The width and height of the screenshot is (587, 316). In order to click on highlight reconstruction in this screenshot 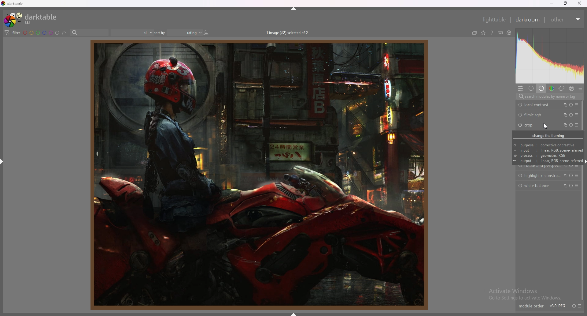, I will do `click(538, 175)`.